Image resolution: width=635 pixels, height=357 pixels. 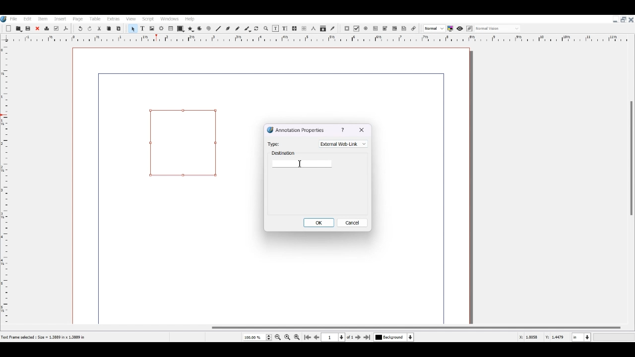 What do you see at coordinates (434, 28) in the screenshot?
I see `Select the image preview quality` at bounding box center [434, 28].